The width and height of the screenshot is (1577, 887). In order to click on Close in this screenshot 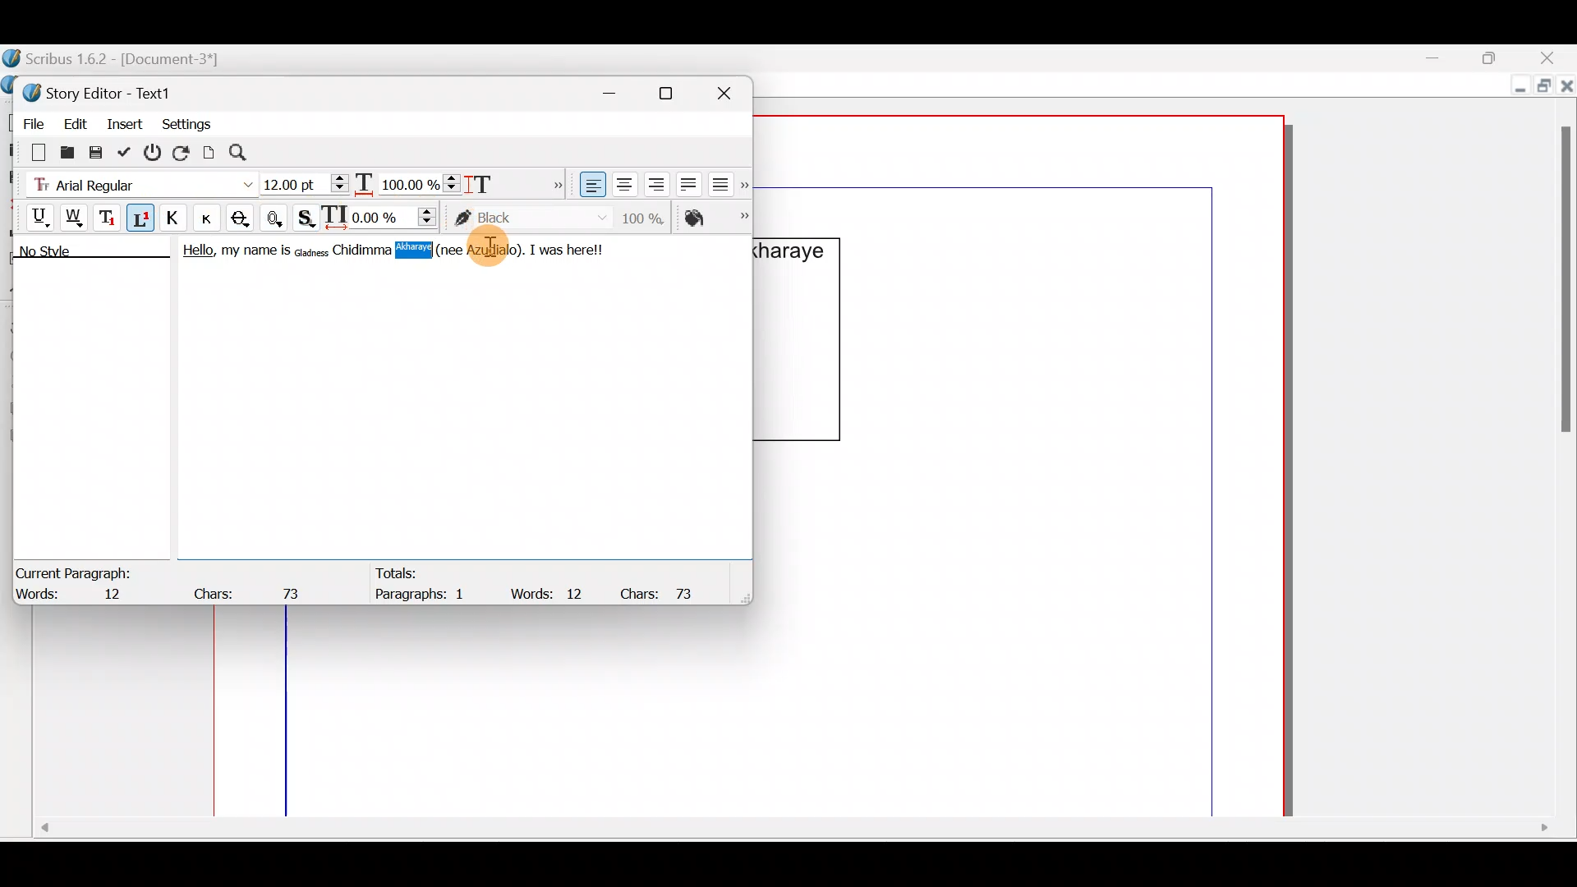, I will do `click(1552, 57)`.